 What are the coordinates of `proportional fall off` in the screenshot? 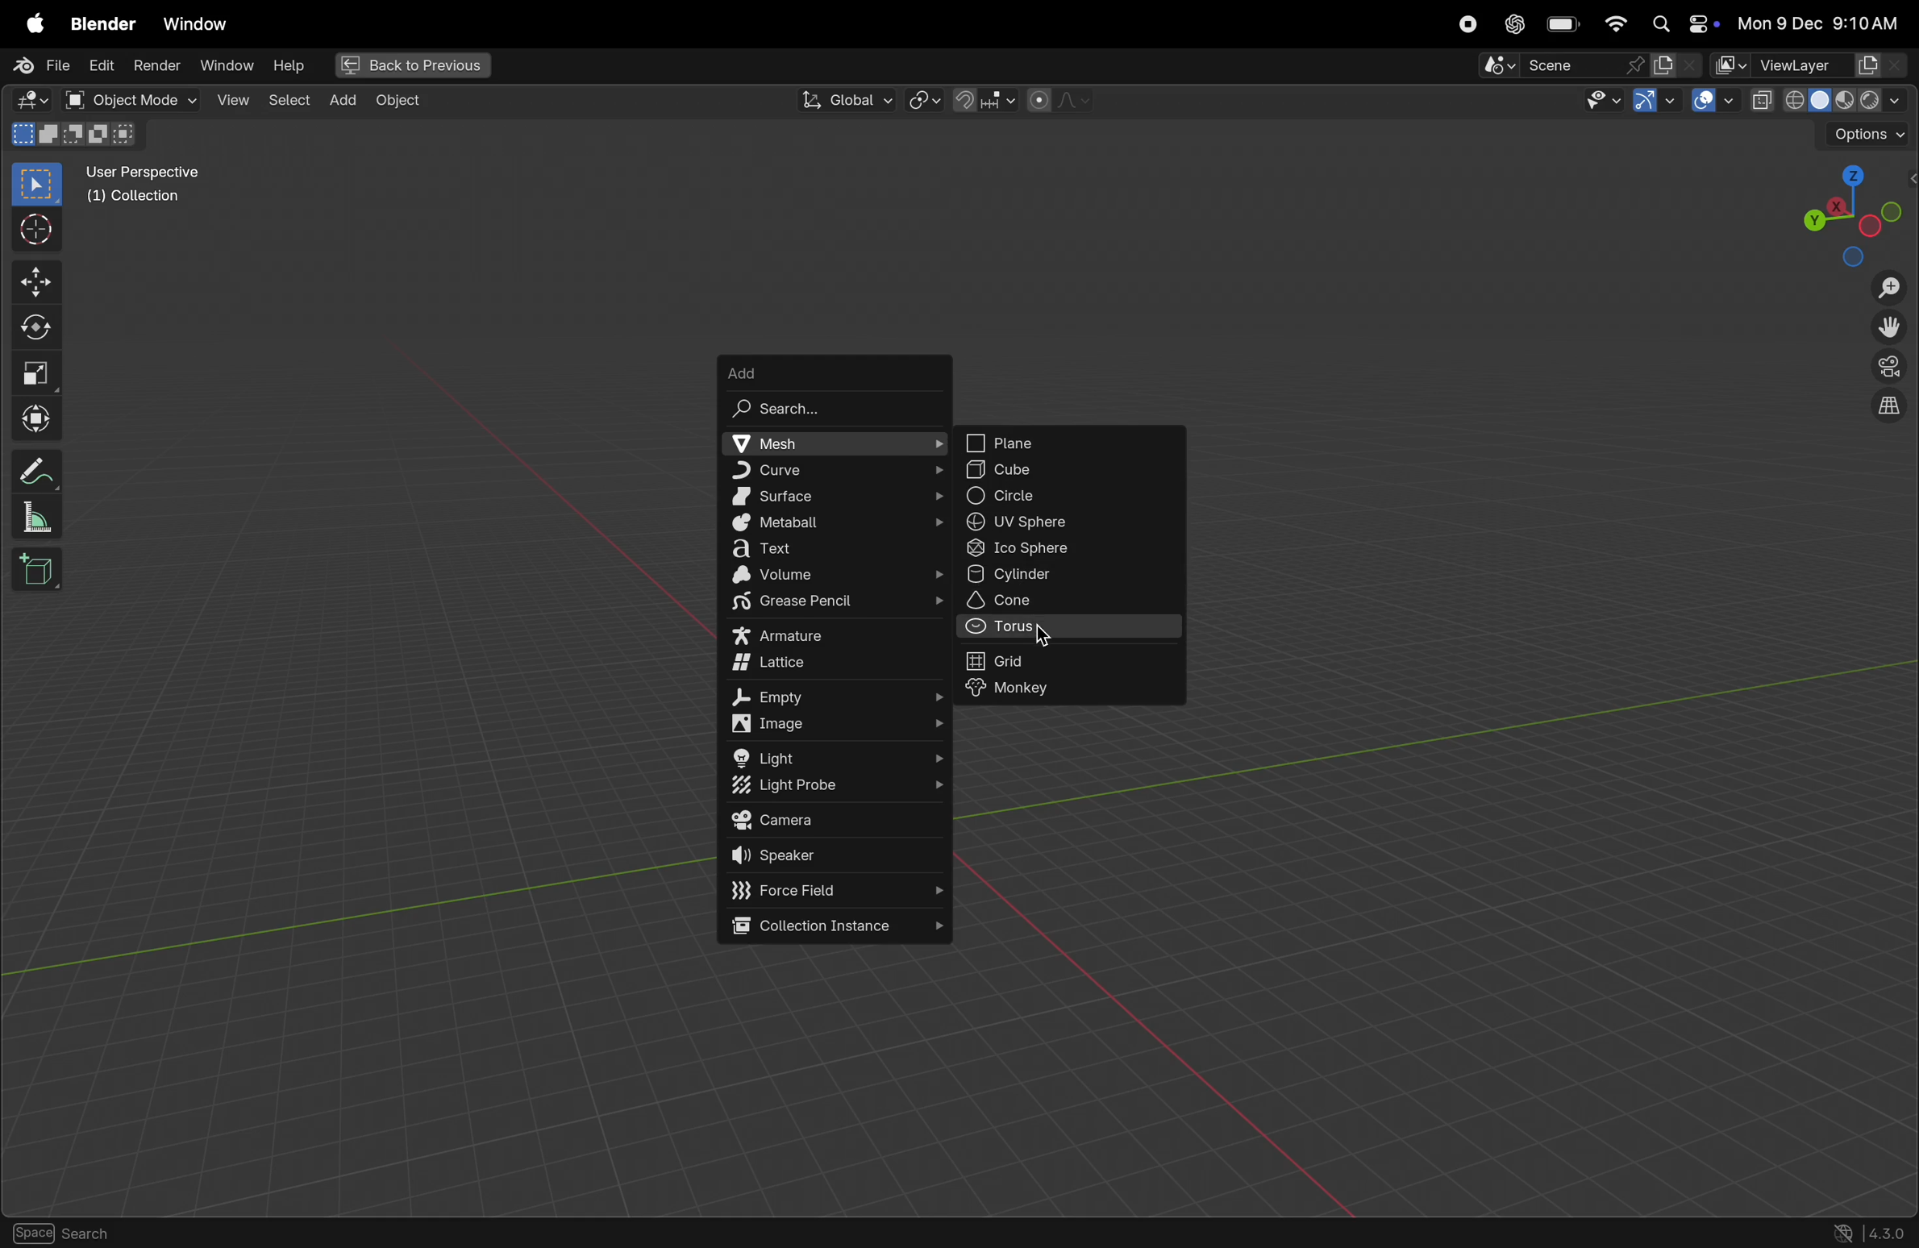 It's located at (1057, 100).